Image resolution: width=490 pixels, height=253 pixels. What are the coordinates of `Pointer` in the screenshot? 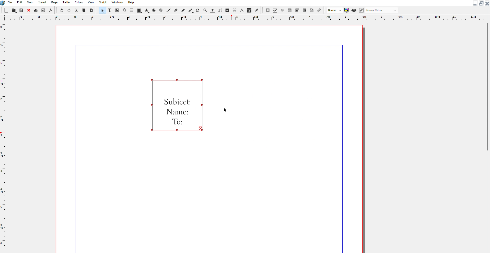 It's located at (102, 10).